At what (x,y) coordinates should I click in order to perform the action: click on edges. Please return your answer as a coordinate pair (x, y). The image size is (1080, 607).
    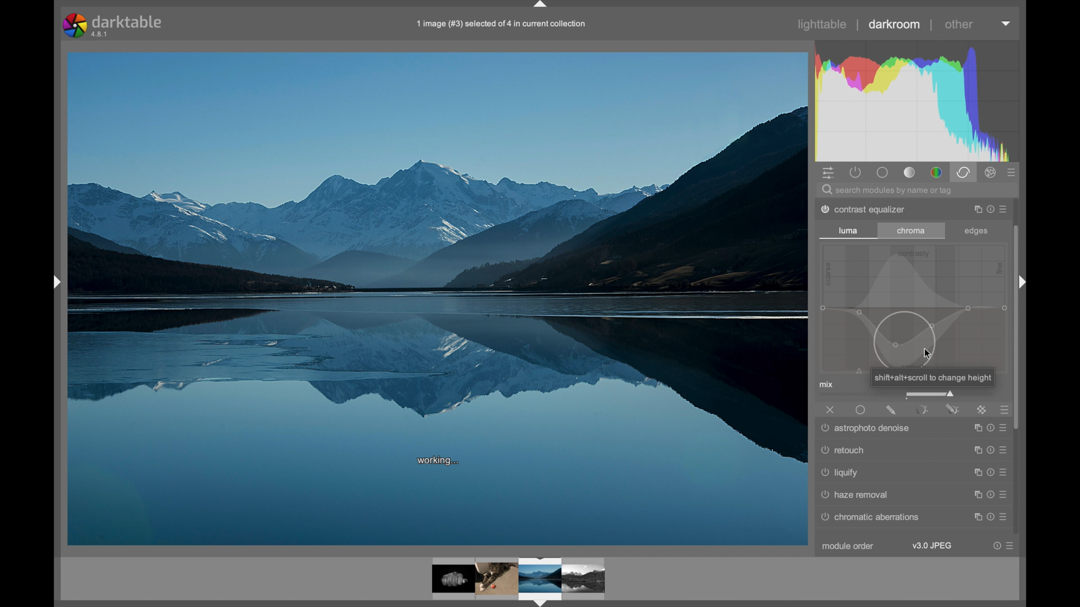
    Looking at the image, I should click on (976, 232).